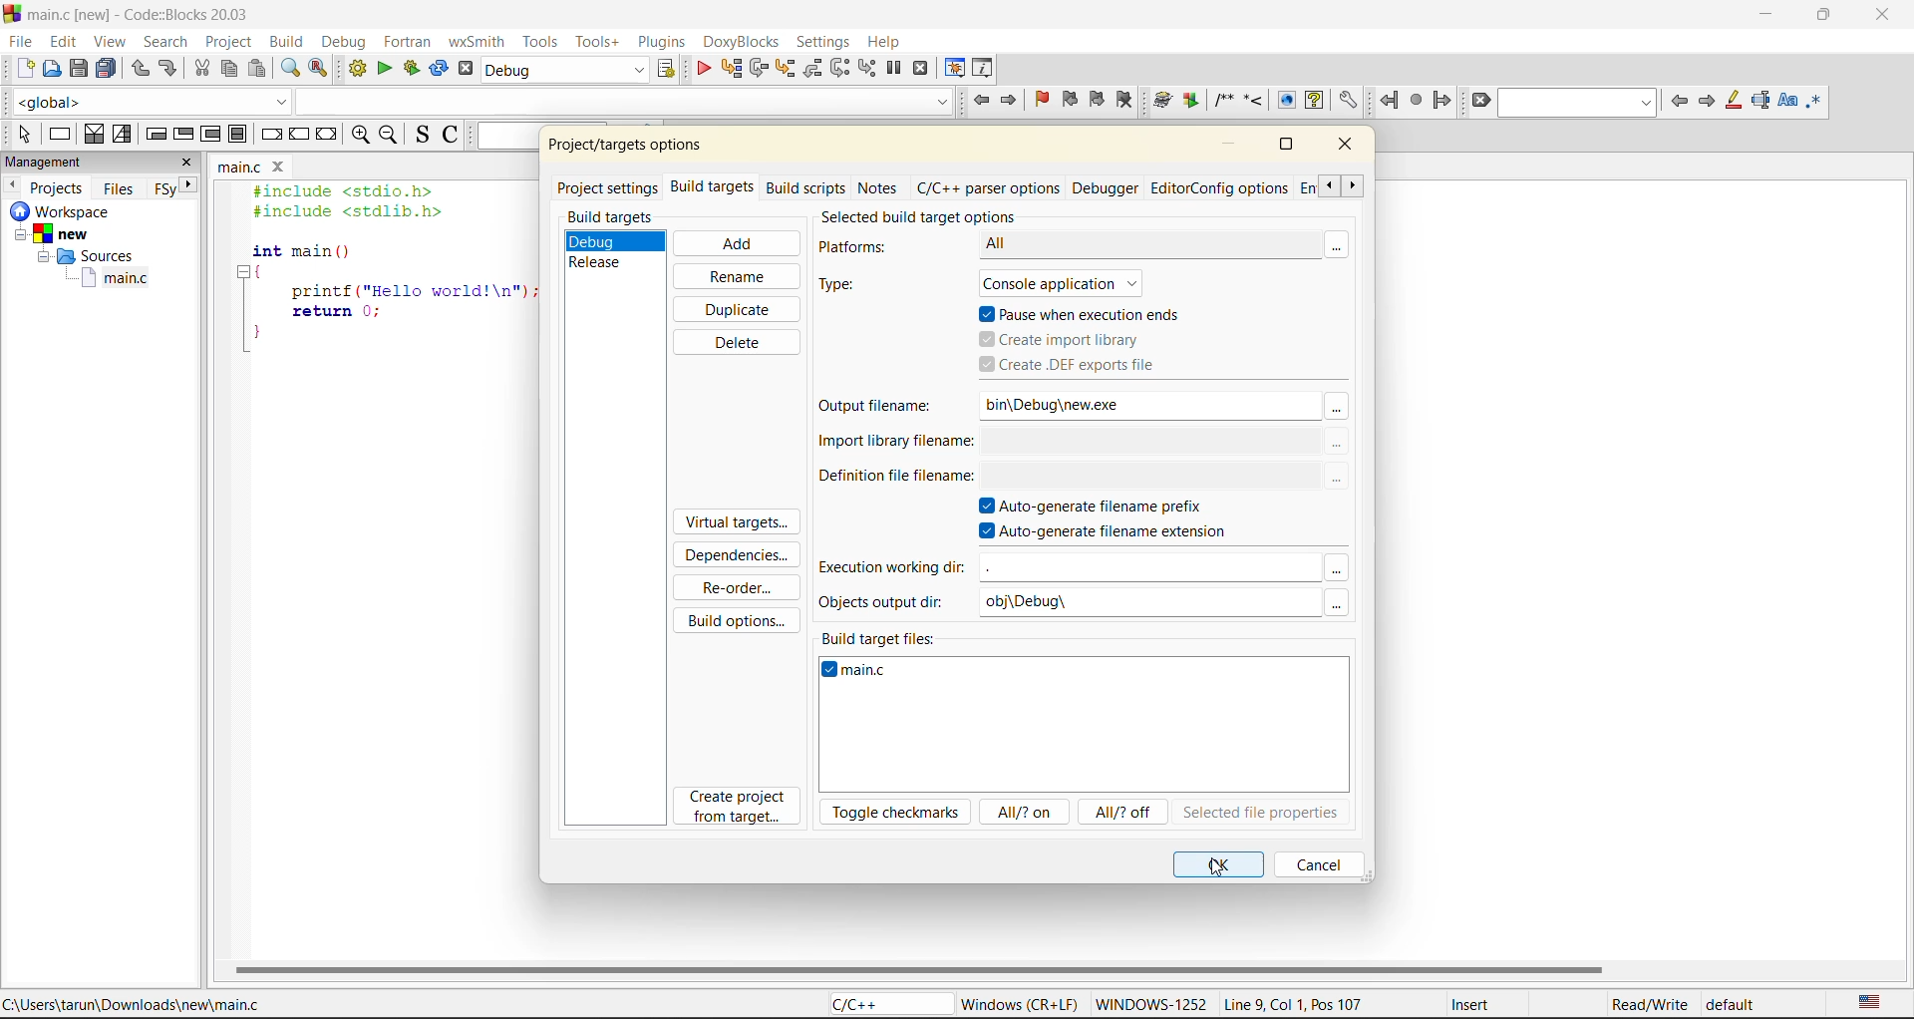 This screenshot has height=1019, width=1914. What do you see at coordinates (1022, 810) in the screenshot?
I see `all/?on` at bounding box center [1022, 810].